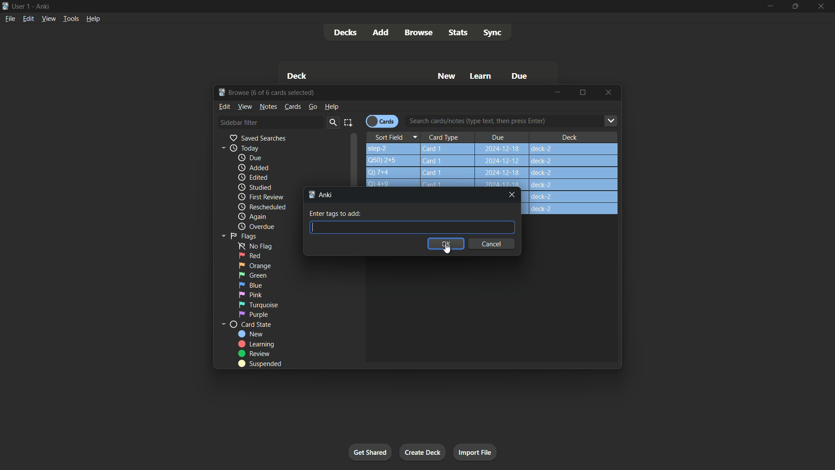 Image resolution: width=835 pixels, height=470 pixels. I want to click on deck-2, so click(572, 203).